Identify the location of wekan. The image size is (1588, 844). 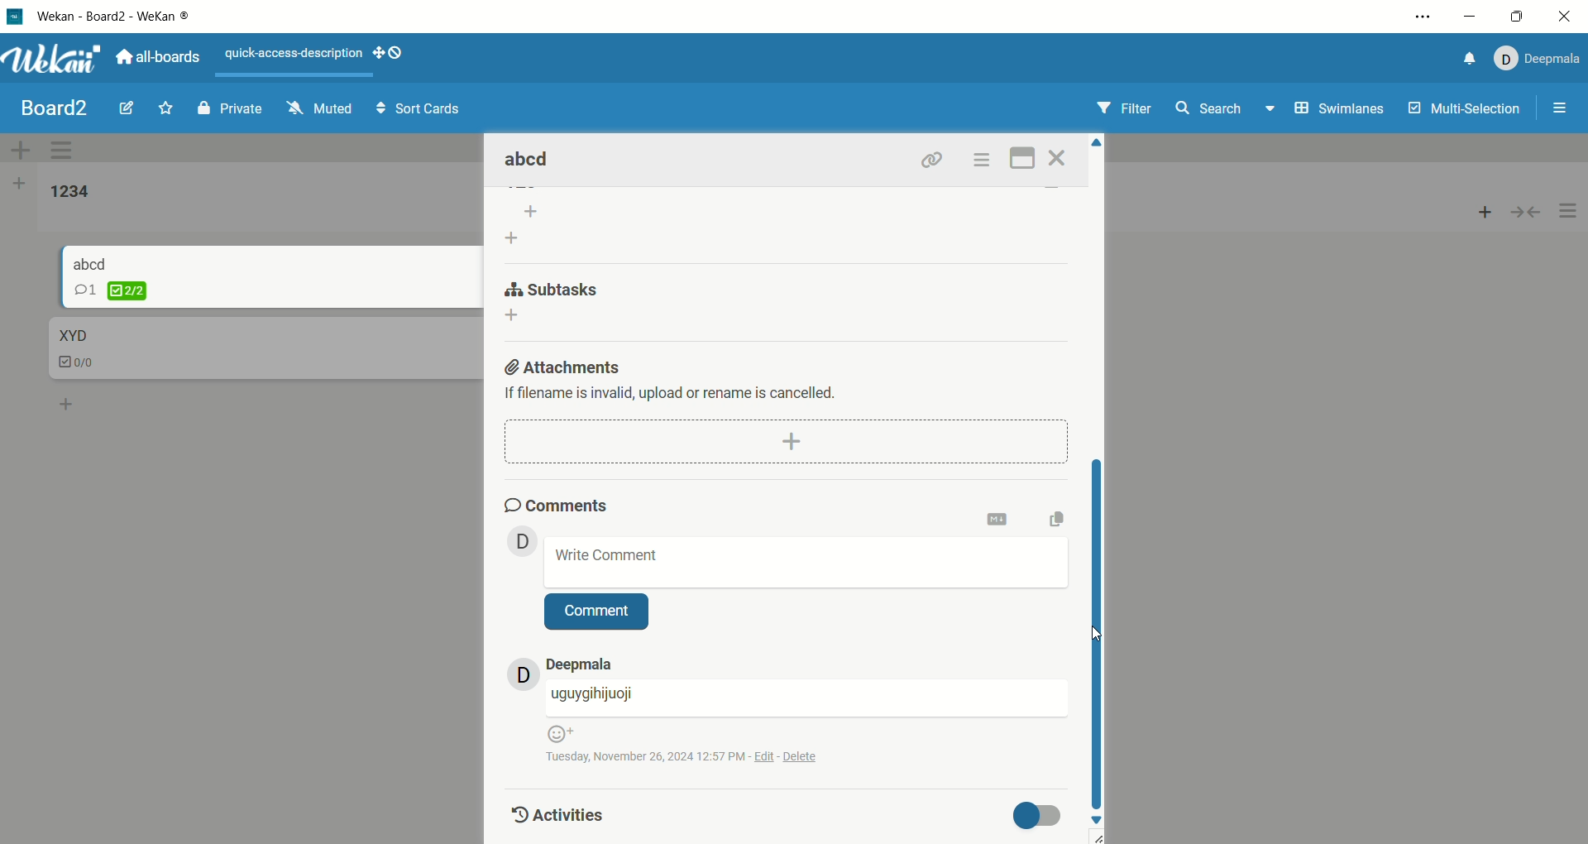
(53, 61).